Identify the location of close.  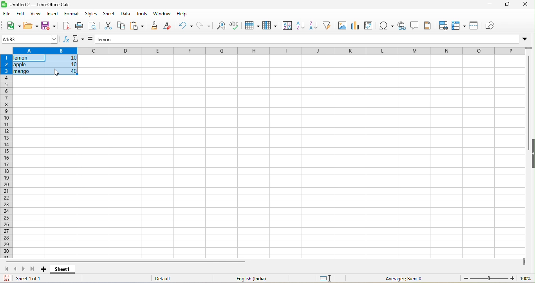
(524, 5).